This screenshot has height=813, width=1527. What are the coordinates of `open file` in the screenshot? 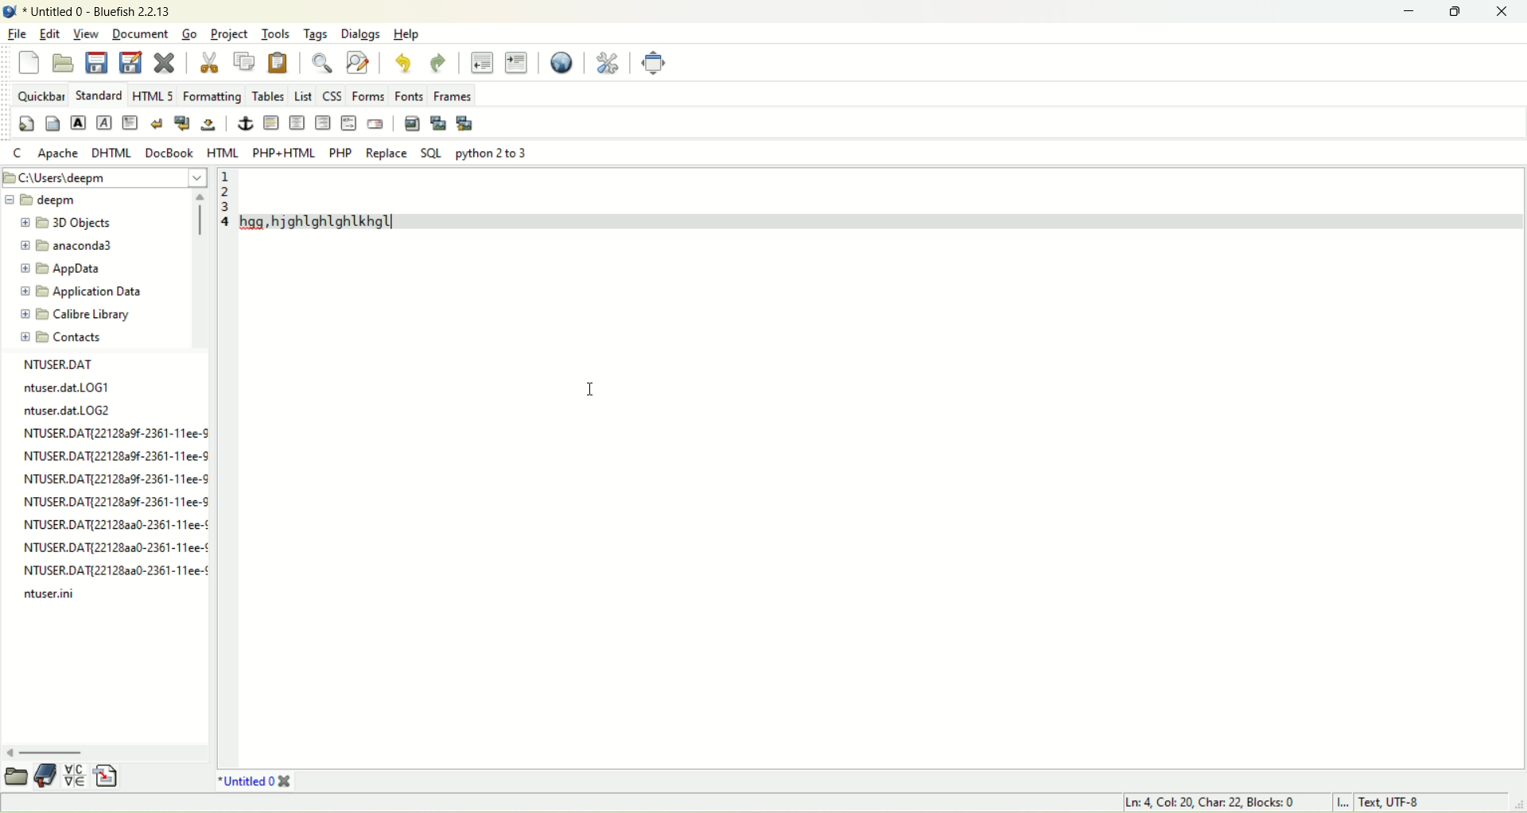 It's located at (65, 61).